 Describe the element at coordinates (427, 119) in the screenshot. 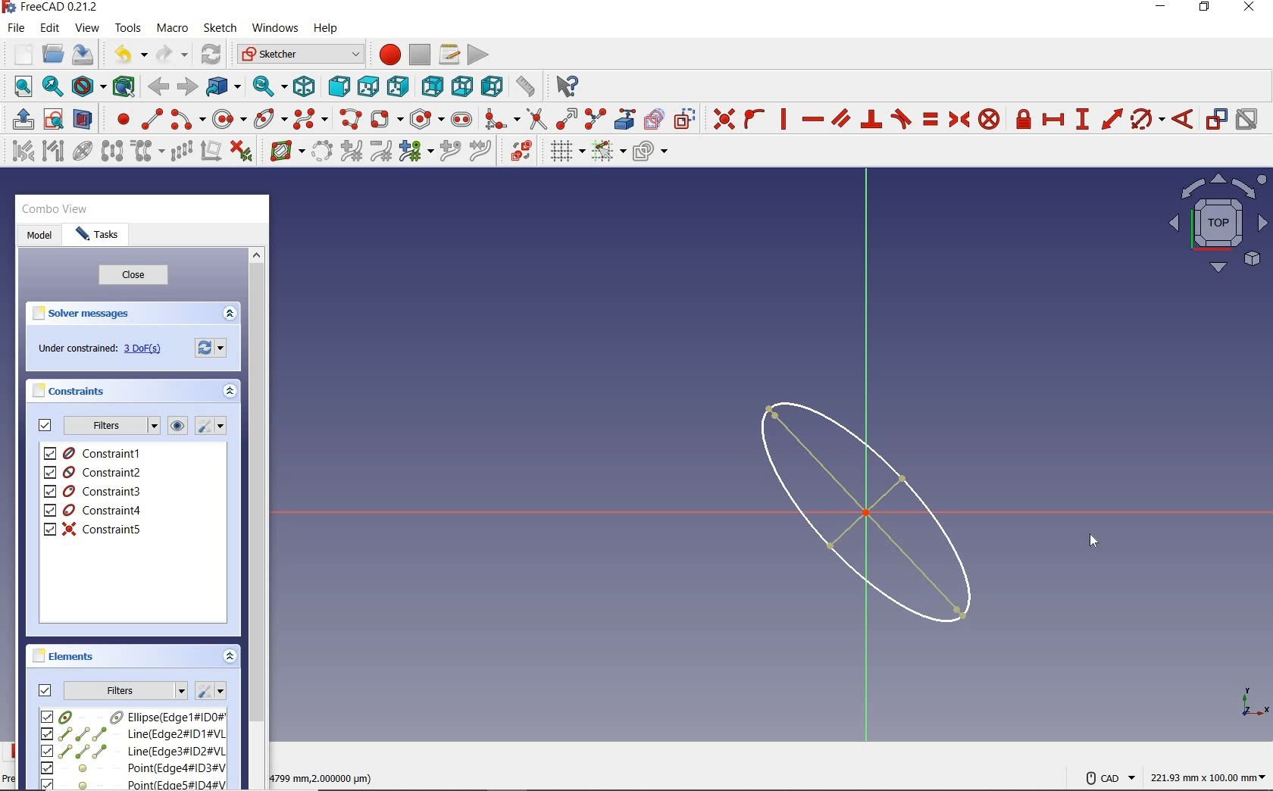

I see `create regular polygon` at that location.